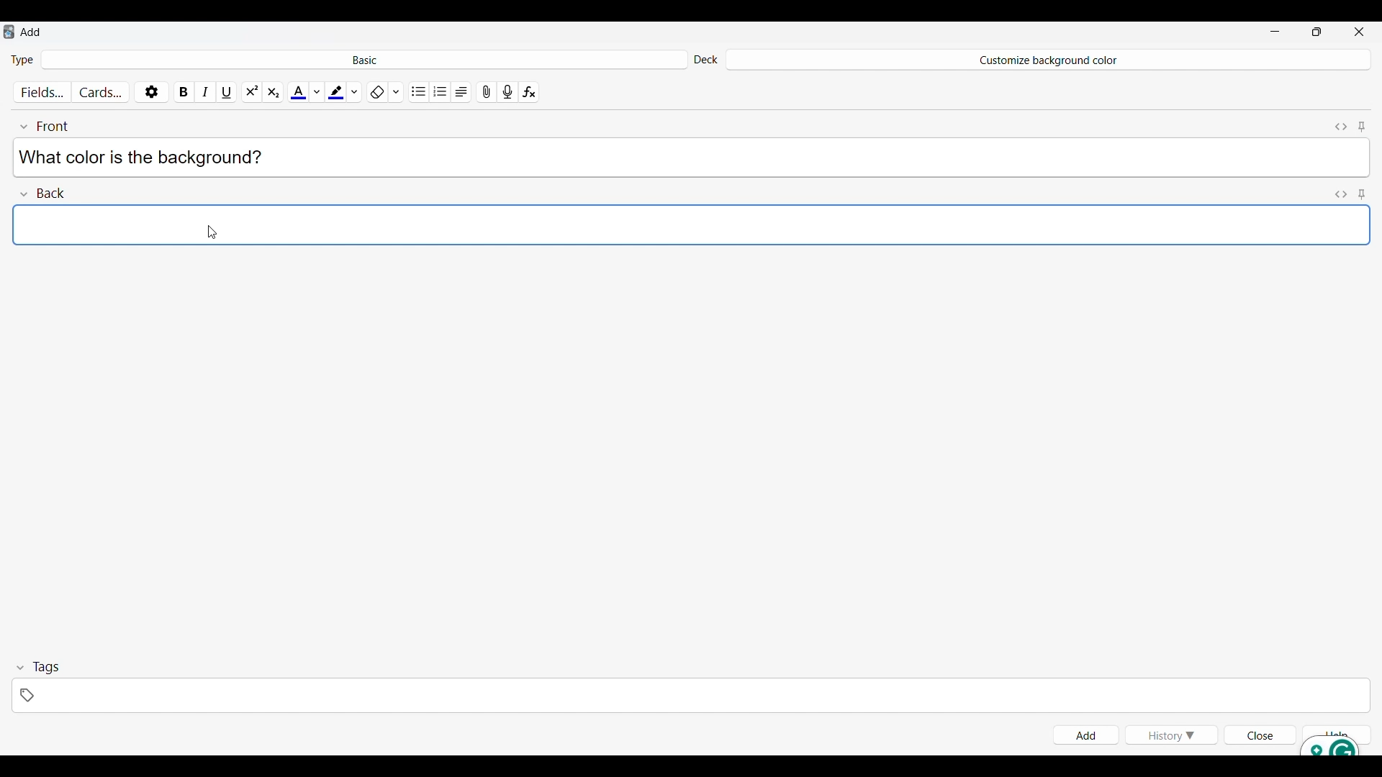 This screenshot has height=777, width=1382. What do you see at coordinates (690, 224) in the screenshot?
I see `Text space selected` at bounding box center [690, 224].